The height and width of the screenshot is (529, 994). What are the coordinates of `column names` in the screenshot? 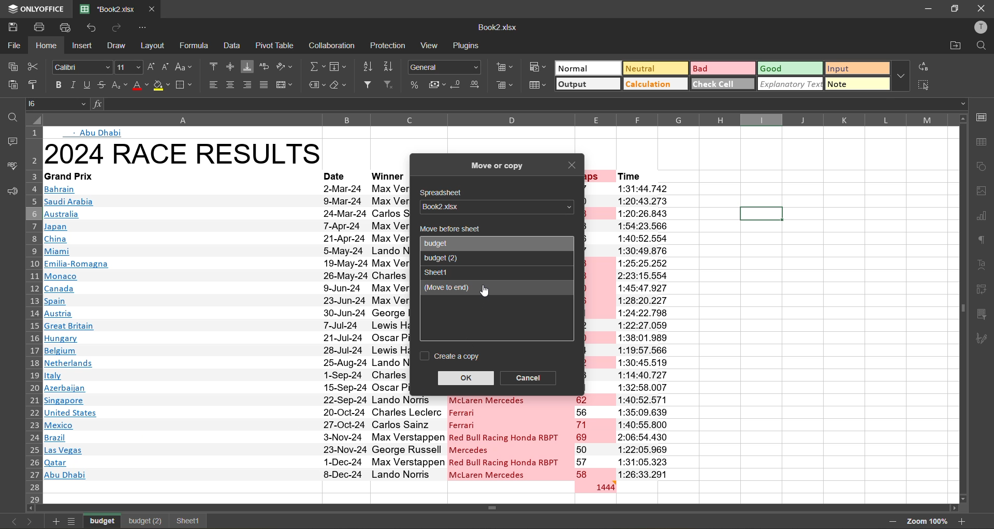 It's located at (493, 120).